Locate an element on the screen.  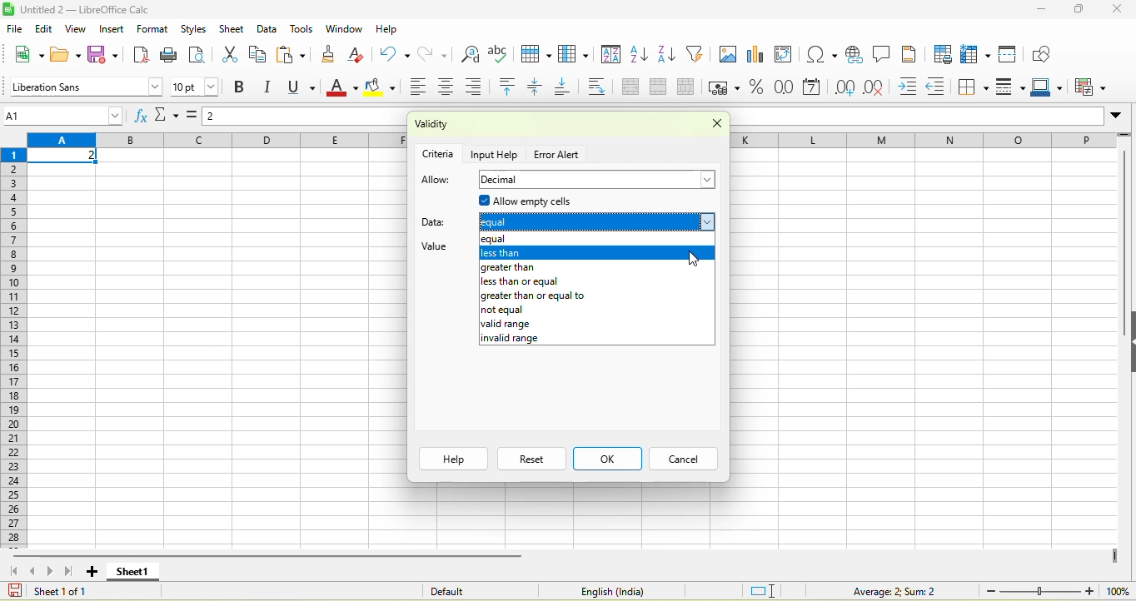
help is located at coordinates (386, 28).